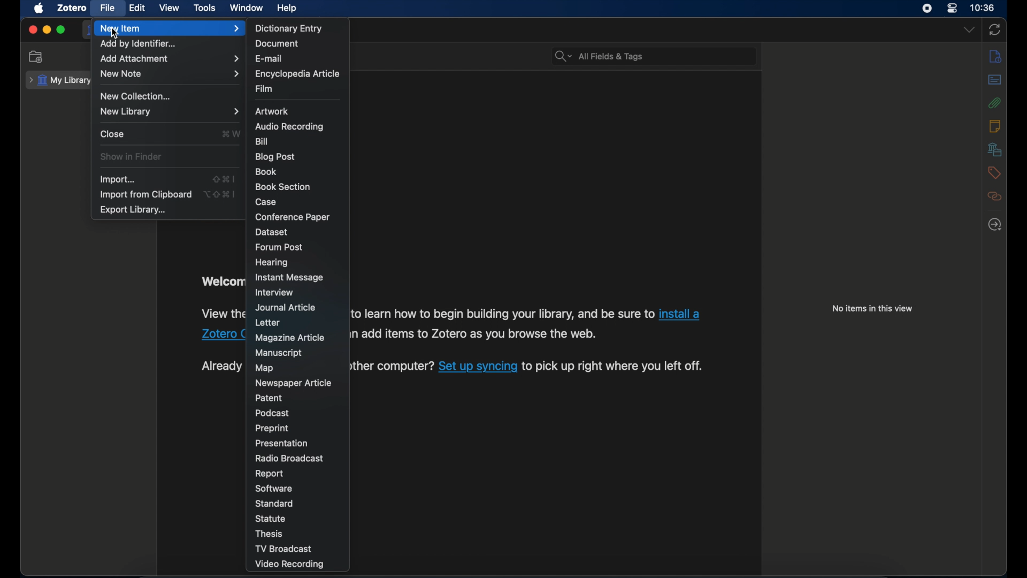  Describe the element at coordinates (290, 126) in the screenshot. I see `audio recording` at that location.